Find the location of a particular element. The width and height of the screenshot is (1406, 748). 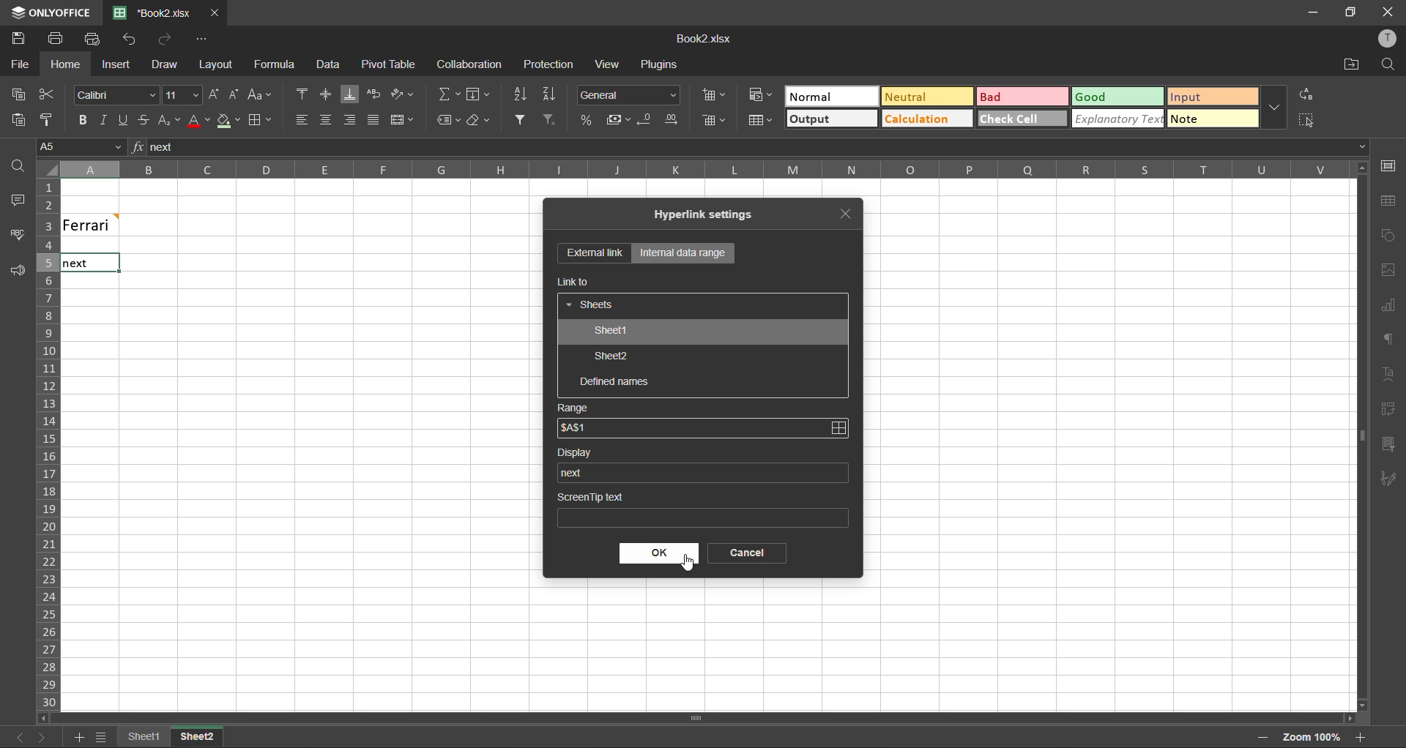

check cell is located at coordinates (1022, 118).